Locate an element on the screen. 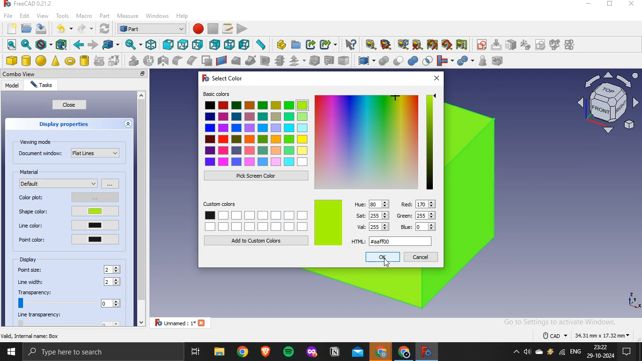  display is located at coordinates (30, 259).